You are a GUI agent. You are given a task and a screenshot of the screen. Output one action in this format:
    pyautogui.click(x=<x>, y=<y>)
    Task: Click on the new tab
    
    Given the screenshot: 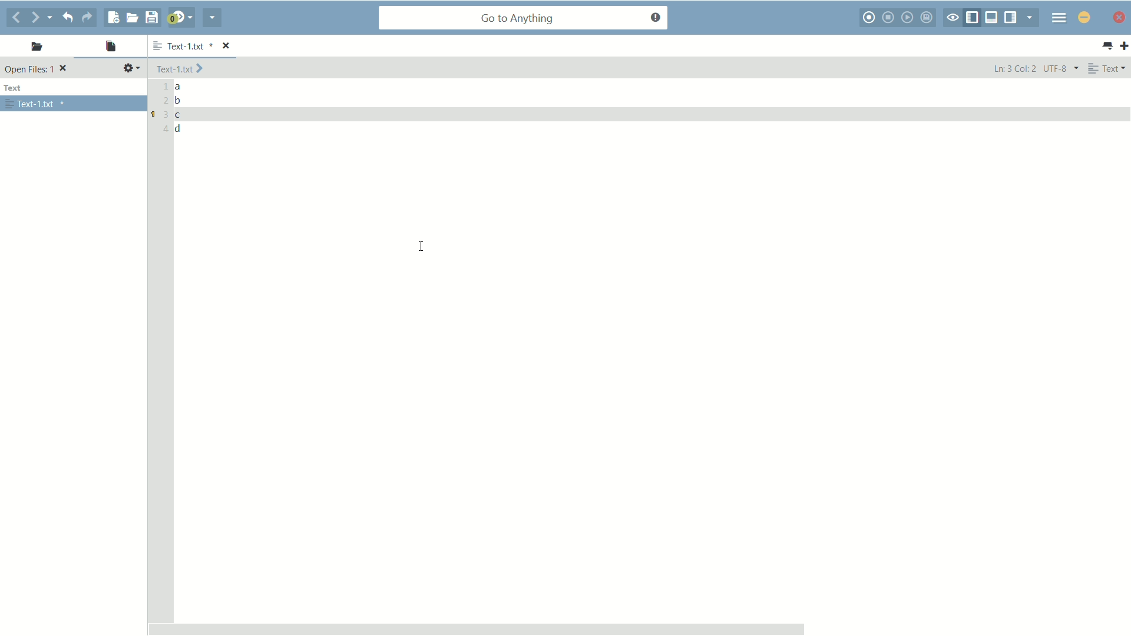 What is the action you would take?
    pyautogui.click(x=1124, y=47)
    